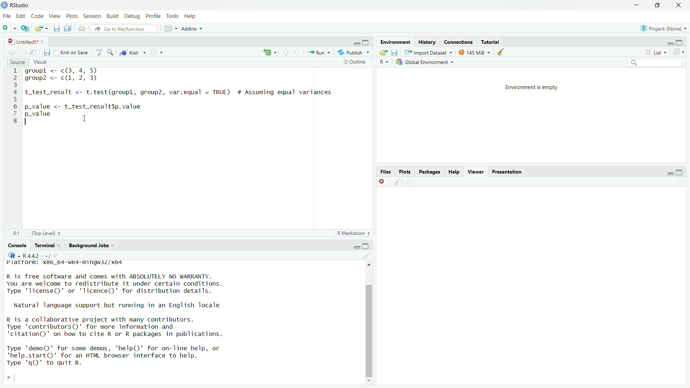  Describe the element at coordinates (15, 96) in the screenshot. I see `code line` at that location.